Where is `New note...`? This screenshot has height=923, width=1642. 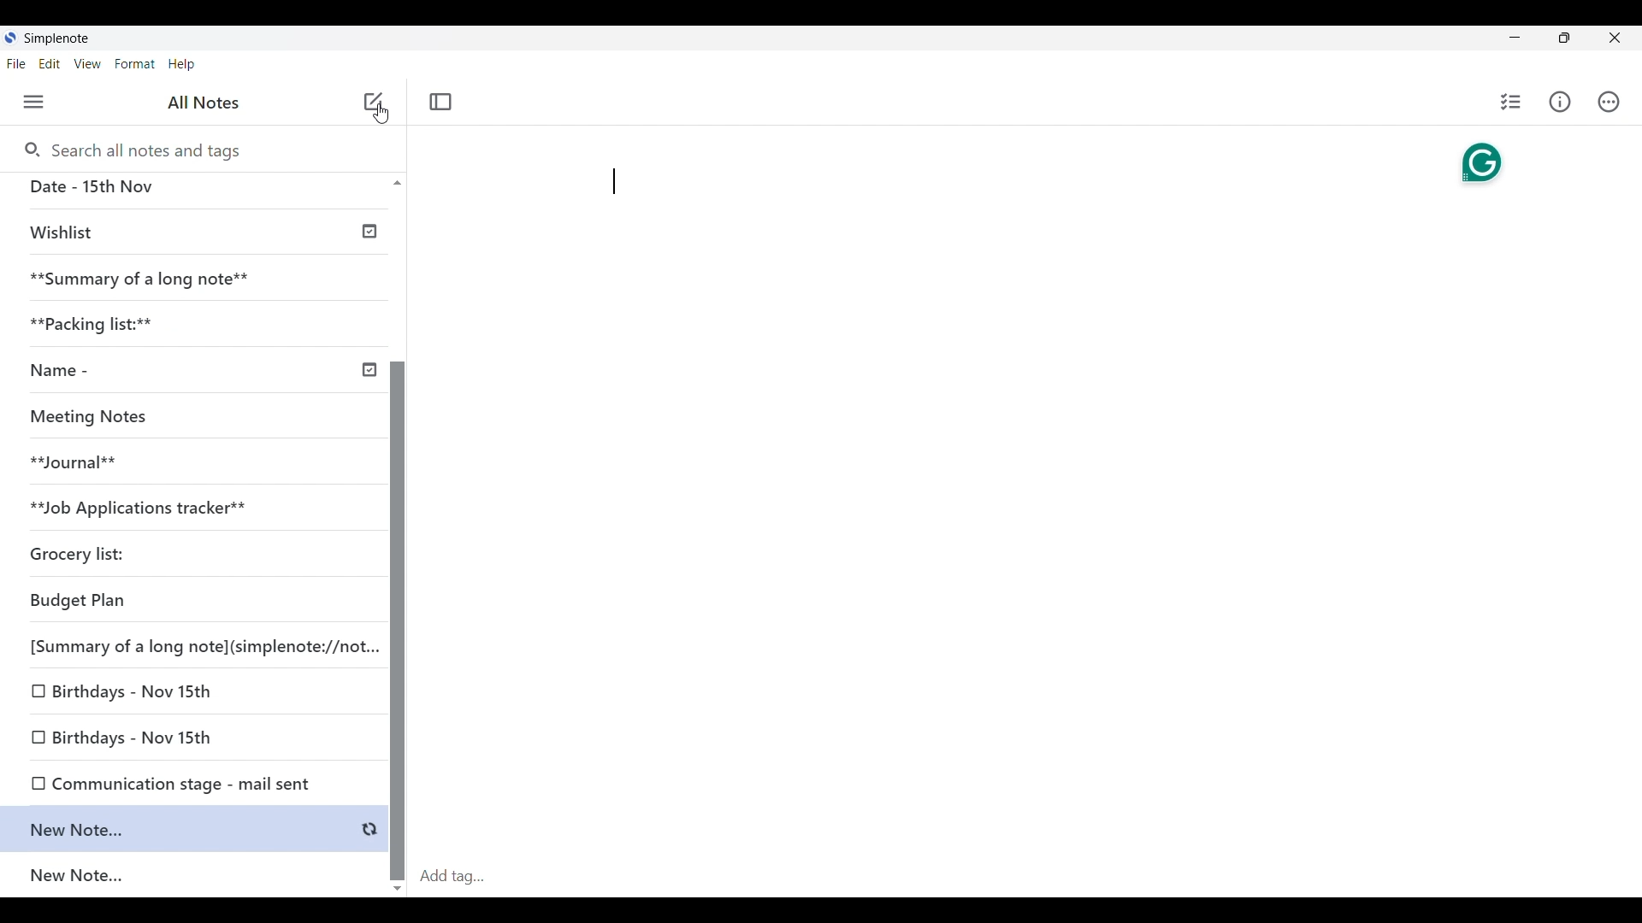
New note... is located at coordinates (197, 829).